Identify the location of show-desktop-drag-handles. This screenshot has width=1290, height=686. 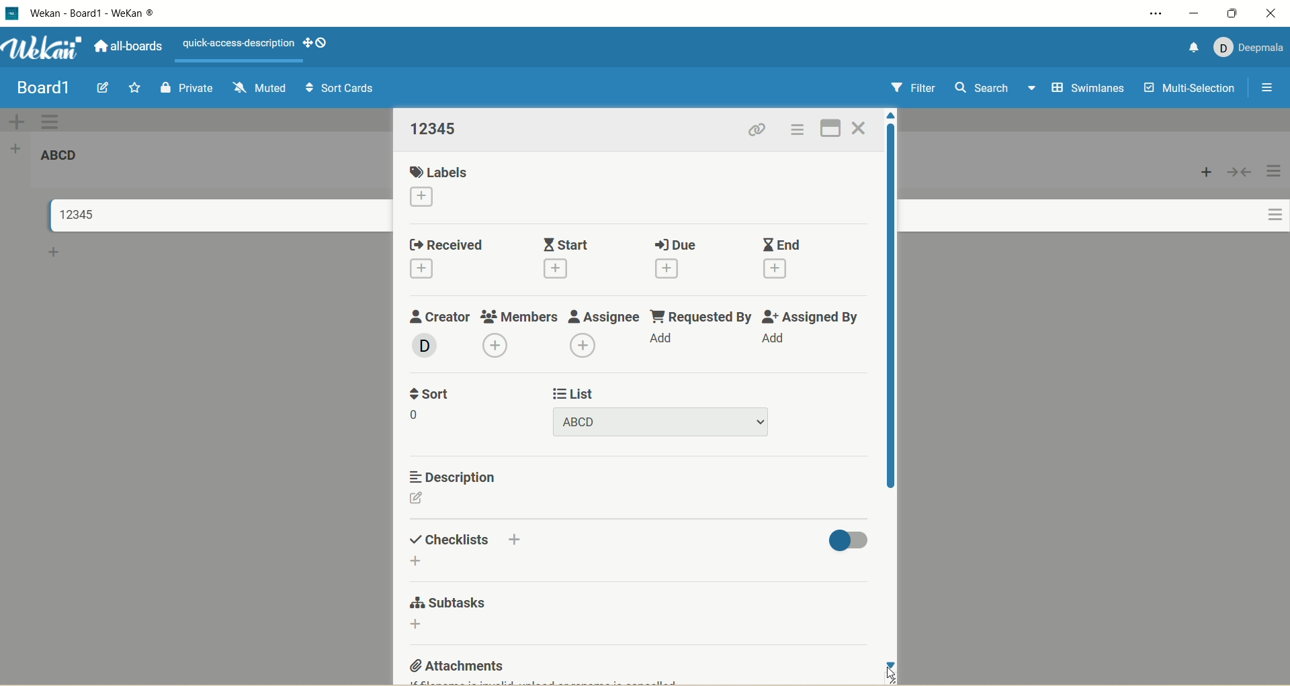
(304, 41).